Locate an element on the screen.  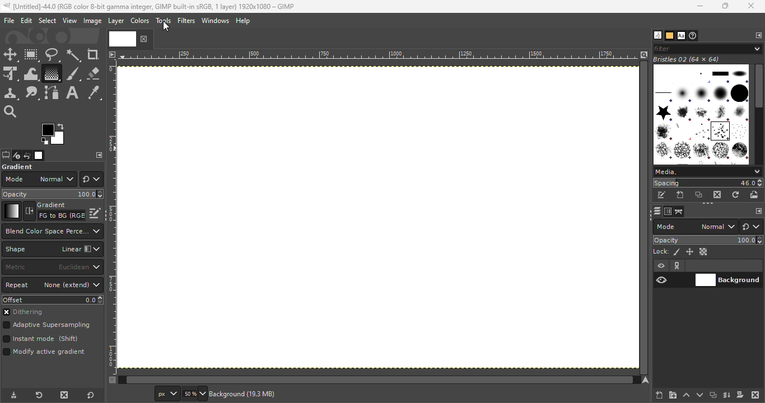
Merge this layer with the first visible layer below it is located at coordinates (727, 395).